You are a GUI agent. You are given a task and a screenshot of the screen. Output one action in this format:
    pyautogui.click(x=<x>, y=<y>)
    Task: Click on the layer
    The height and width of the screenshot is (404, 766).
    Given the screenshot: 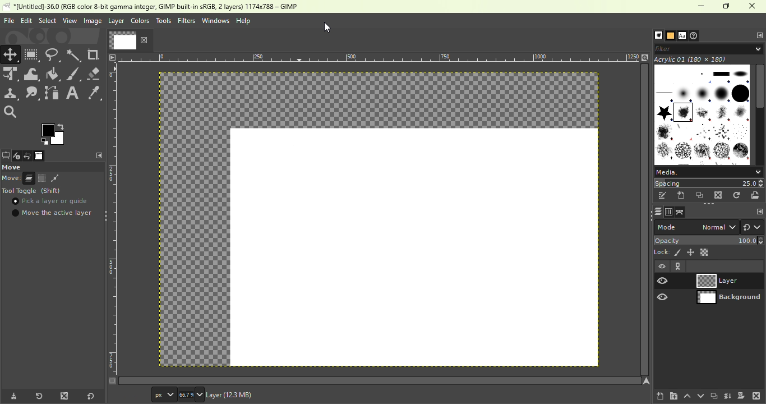 What is the action you would take?
    pyautogui.click(x=253, y=396)
    